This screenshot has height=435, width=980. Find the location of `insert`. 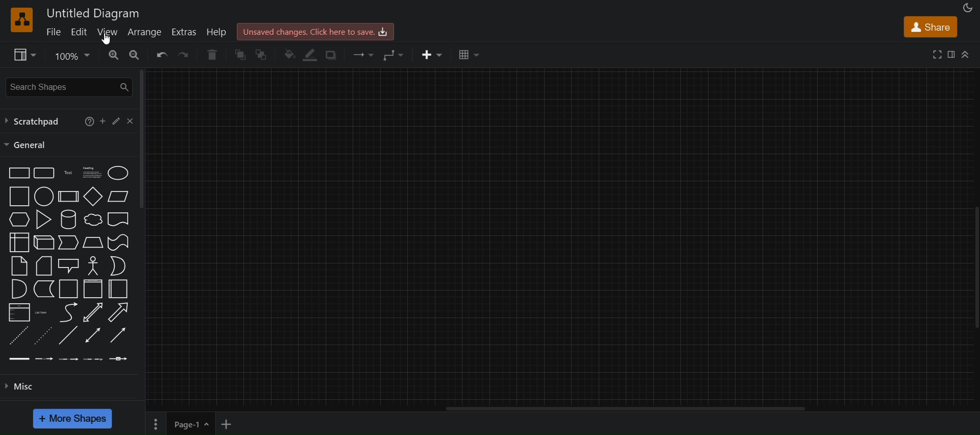

insert is located at coordinates (433, 54).